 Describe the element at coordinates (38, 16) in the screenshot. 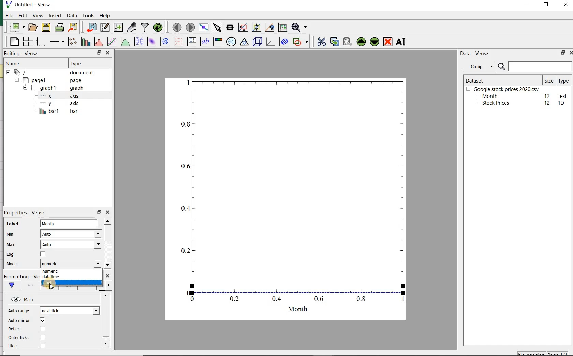

I see `view` at that location.